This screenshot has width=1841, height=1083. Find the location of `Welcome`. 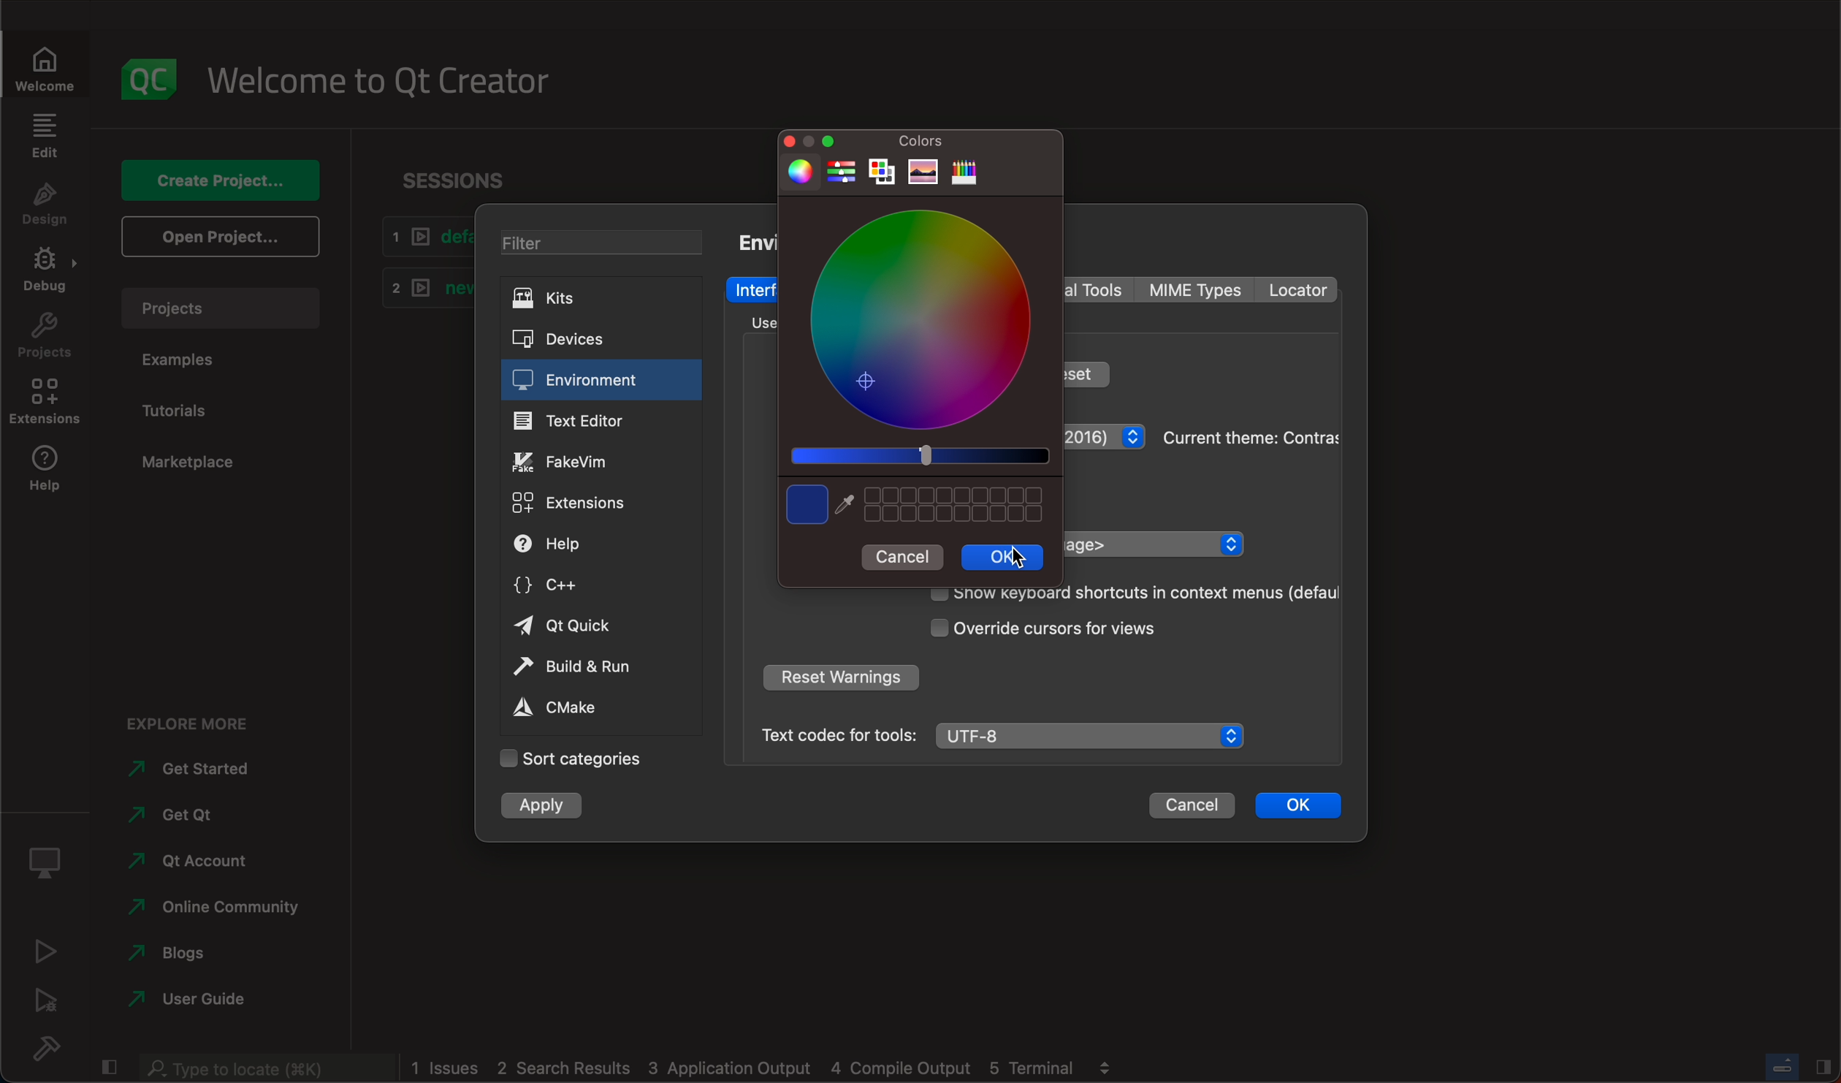

Welcome is located at coordinates (47, 65).